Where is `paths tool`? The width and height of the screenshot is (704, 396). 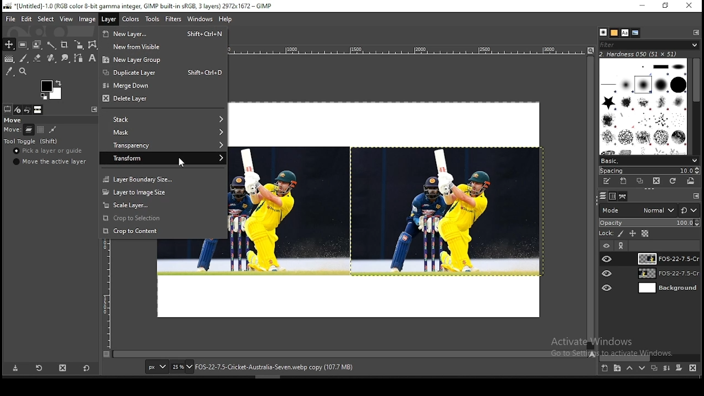 paths tool is located at coordinates (77, 59).